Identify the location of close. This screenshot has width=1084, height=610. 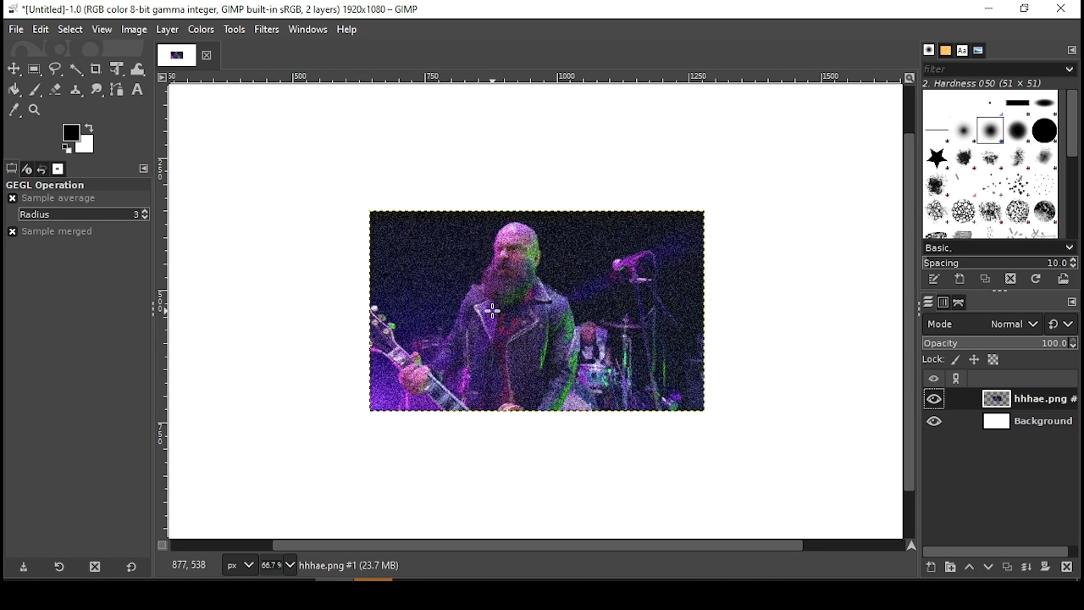
(207, 55).